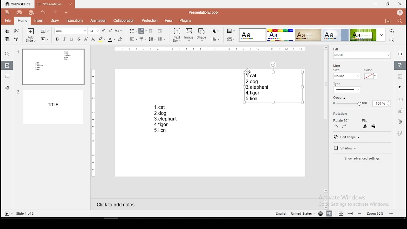 The image size is (407, 229). What do you see at coordinates (401, 22) in the screenshot?
I see `search` at bounding box center [401, 22].